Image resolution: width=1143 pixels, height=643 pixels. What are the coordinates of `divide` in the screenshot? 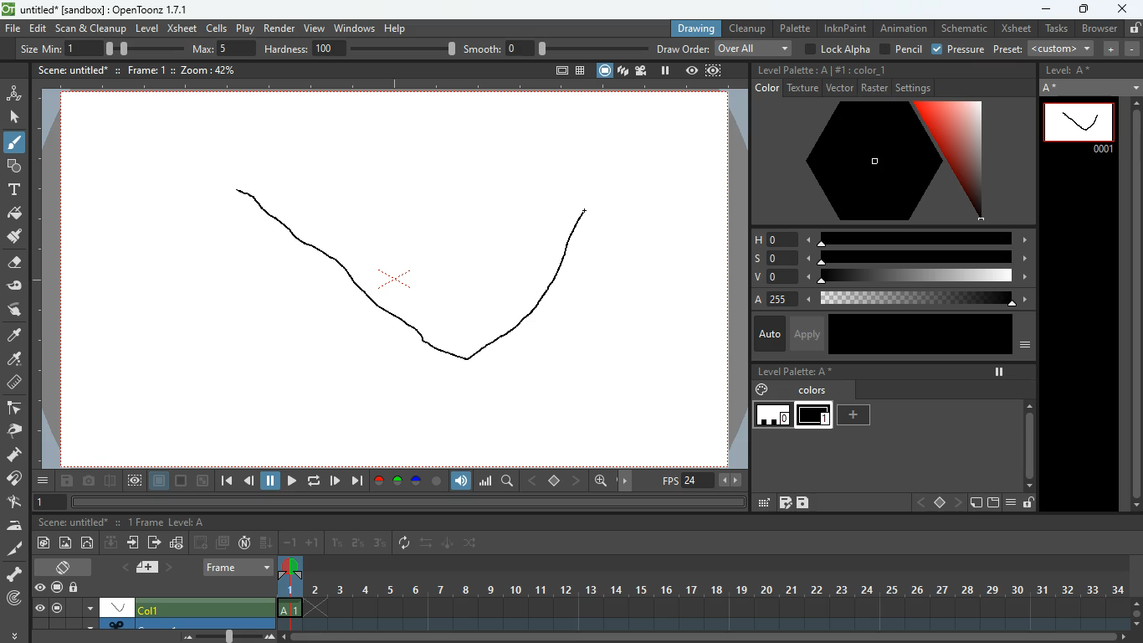 It's located at (111, 483).